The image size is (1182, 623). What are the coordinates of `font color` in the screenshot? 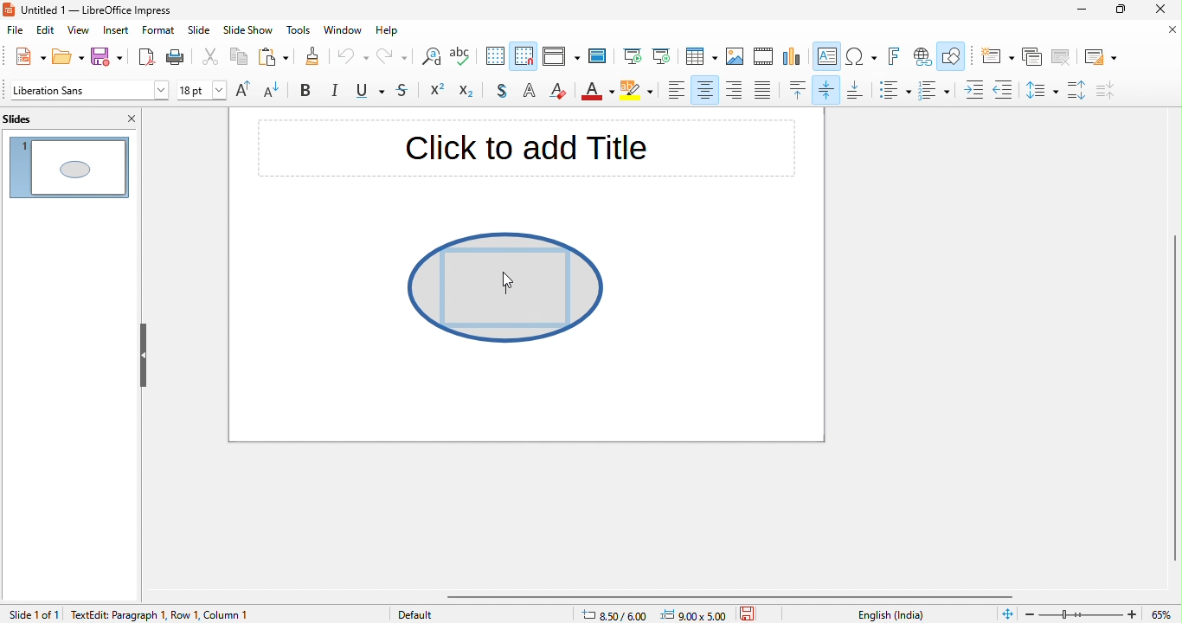 It's located at (598, 93).